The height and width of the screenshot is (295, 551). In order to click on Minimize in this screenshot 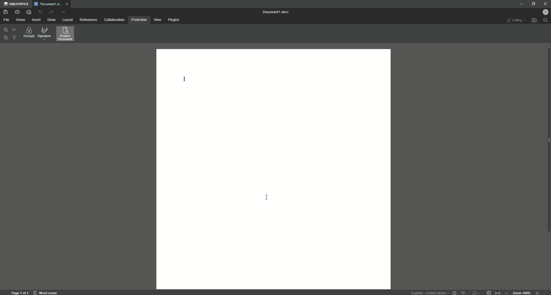, I will do `click(521, 4)`.